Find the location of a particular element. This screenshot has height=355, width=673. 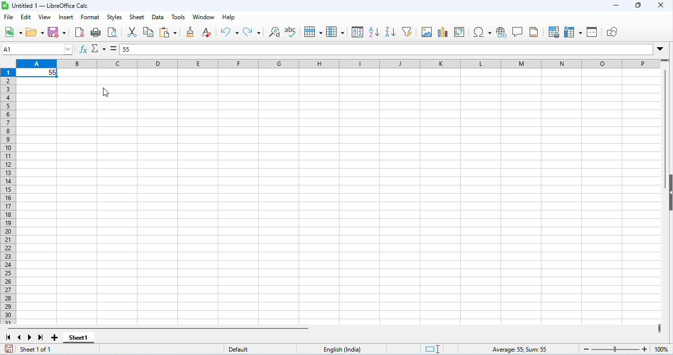

data is located at coordinates (158, 18).